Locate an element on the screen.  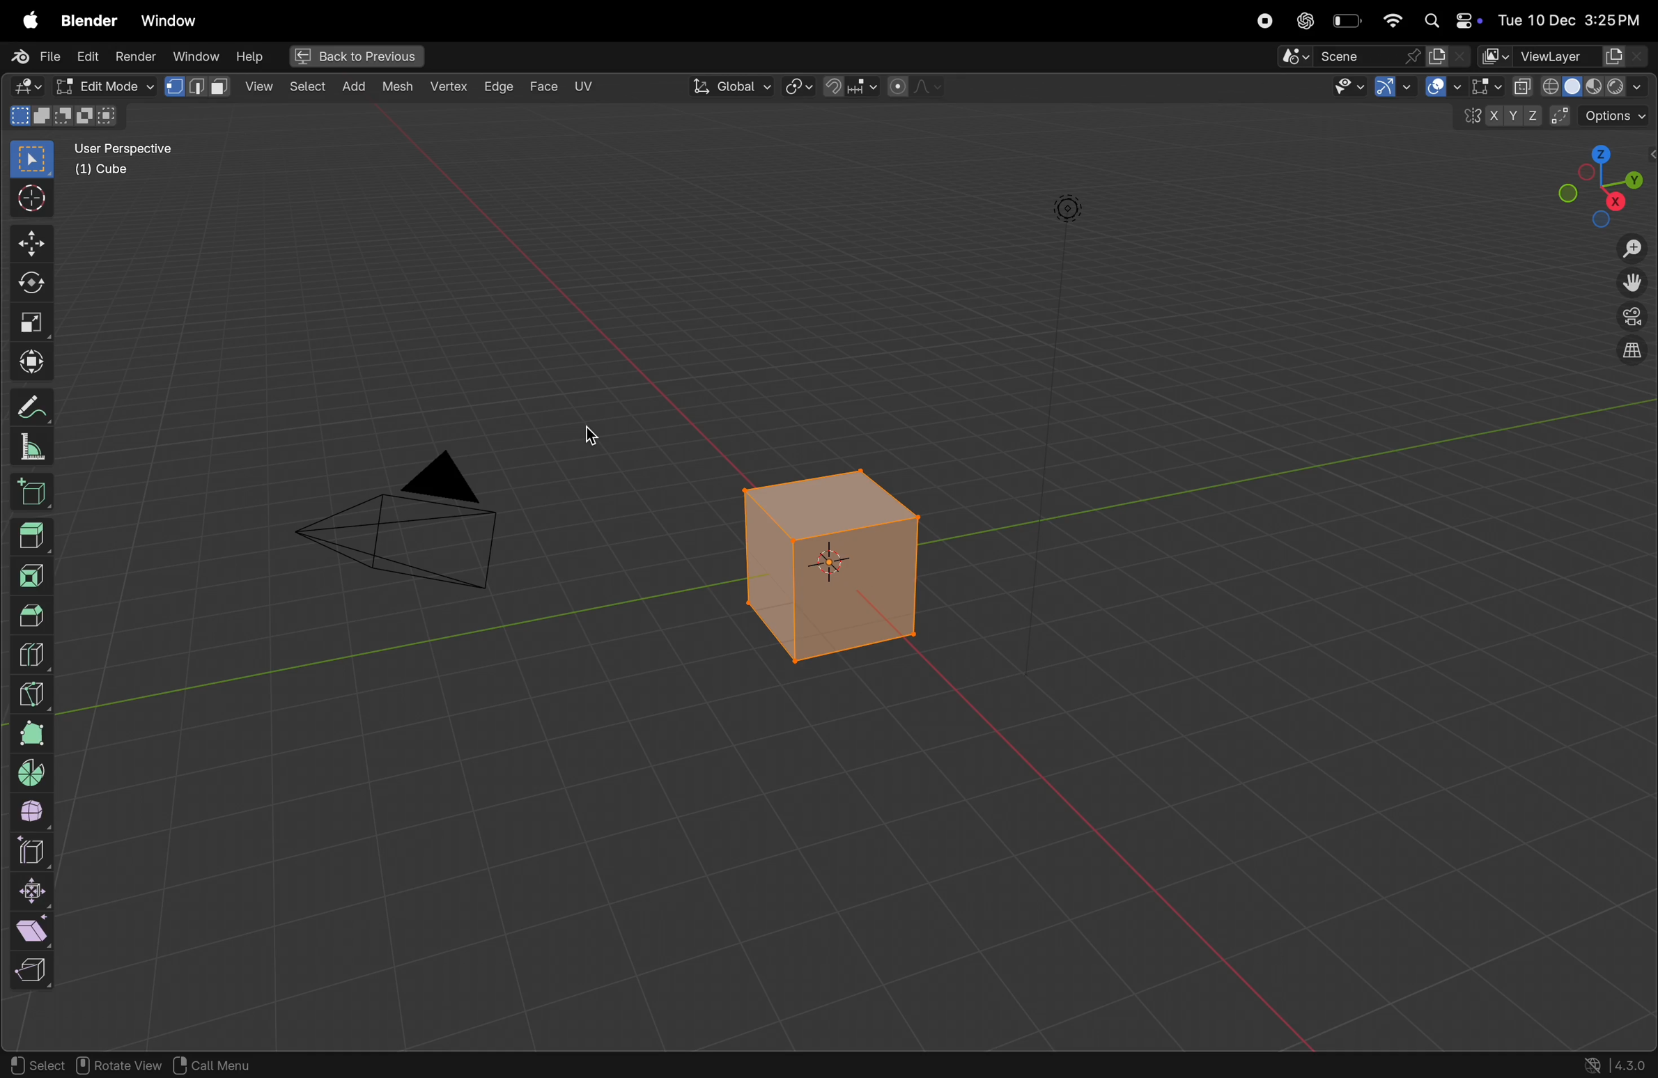
reep region is located at coordinates (29, 971).